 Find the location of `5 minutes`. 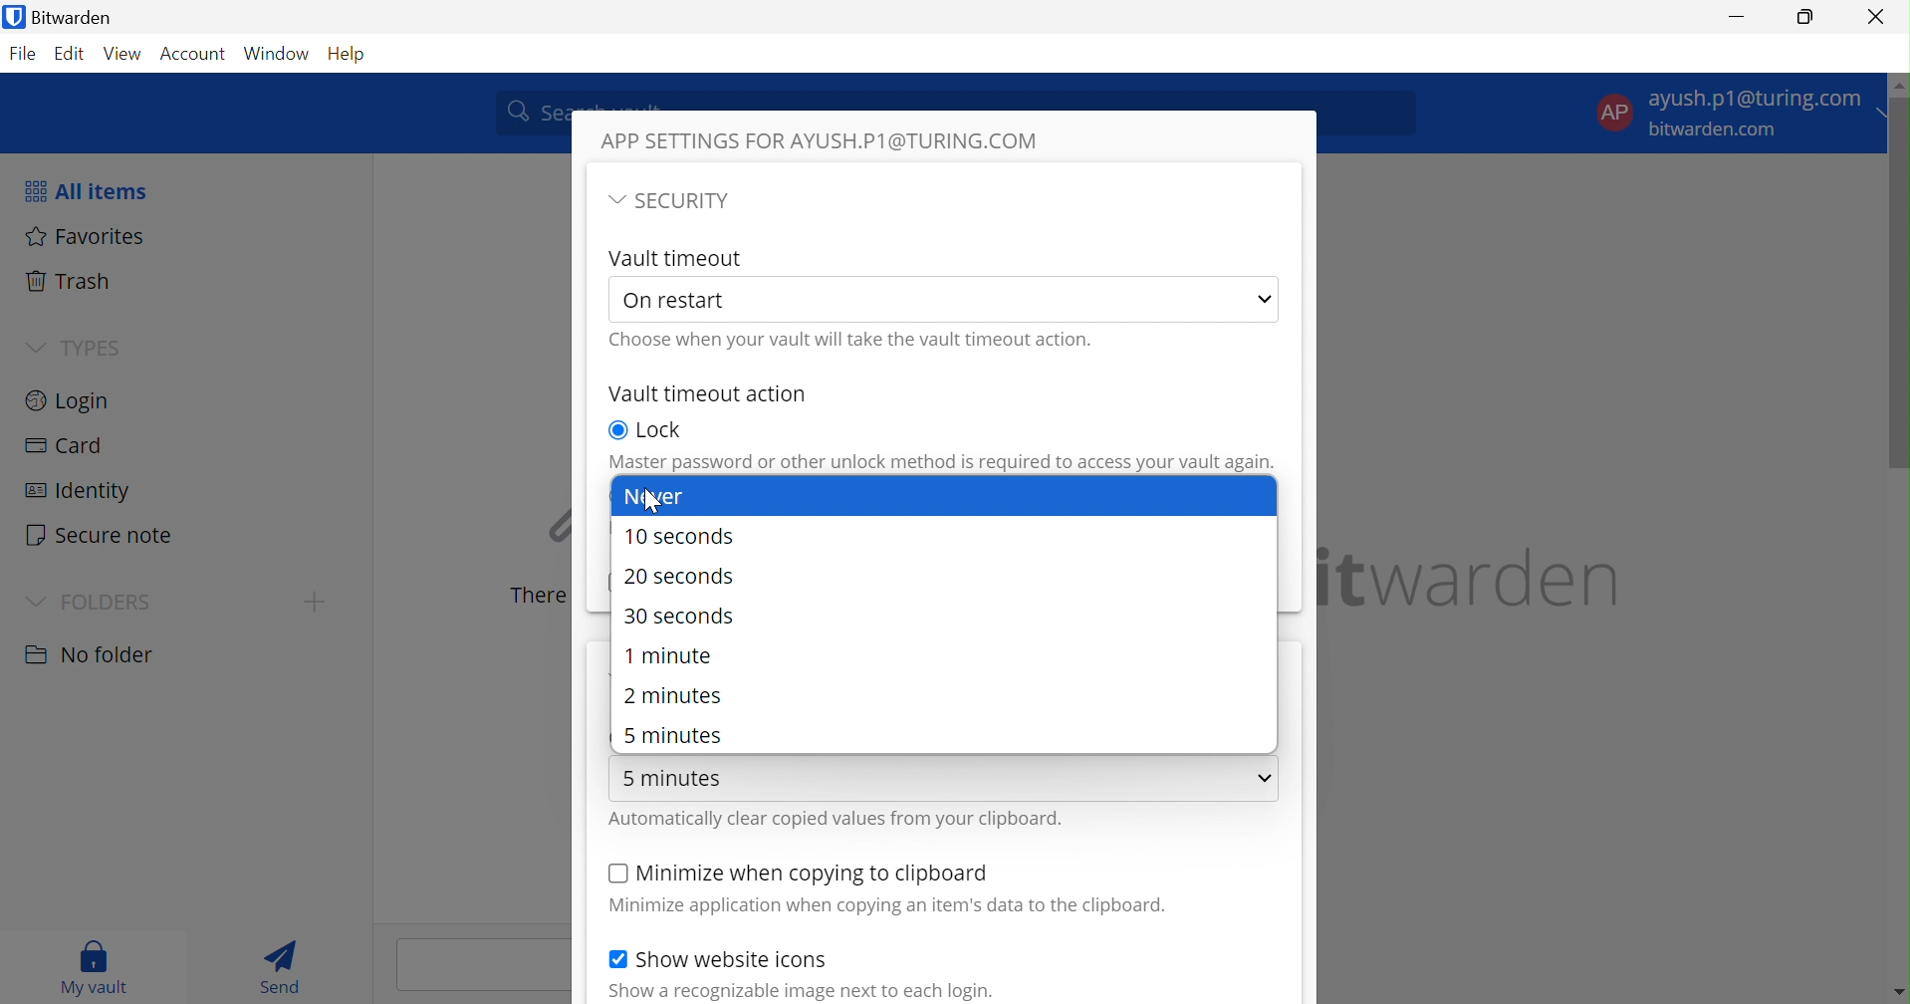

5 minutes is located at coordinates (671, 736).